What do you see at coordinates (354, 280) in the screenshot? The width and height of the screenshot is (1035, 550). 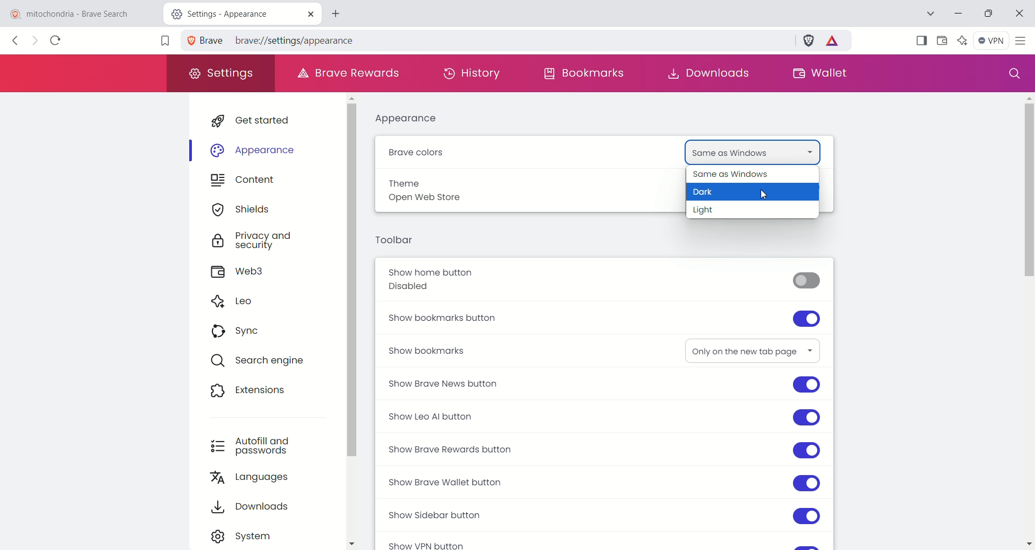 I see `vertical scroll bar` at bounding box center [354, 280].